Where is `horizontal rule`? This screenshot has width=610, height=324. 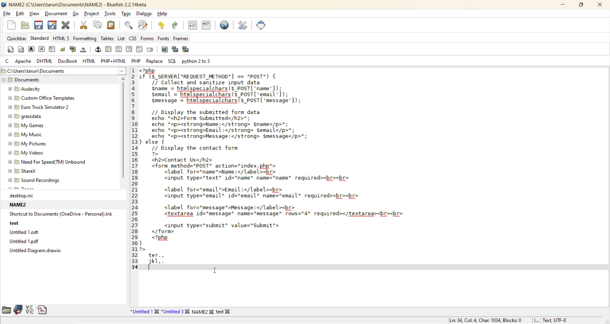 horizontal rule is located at coordinates (109, 49).